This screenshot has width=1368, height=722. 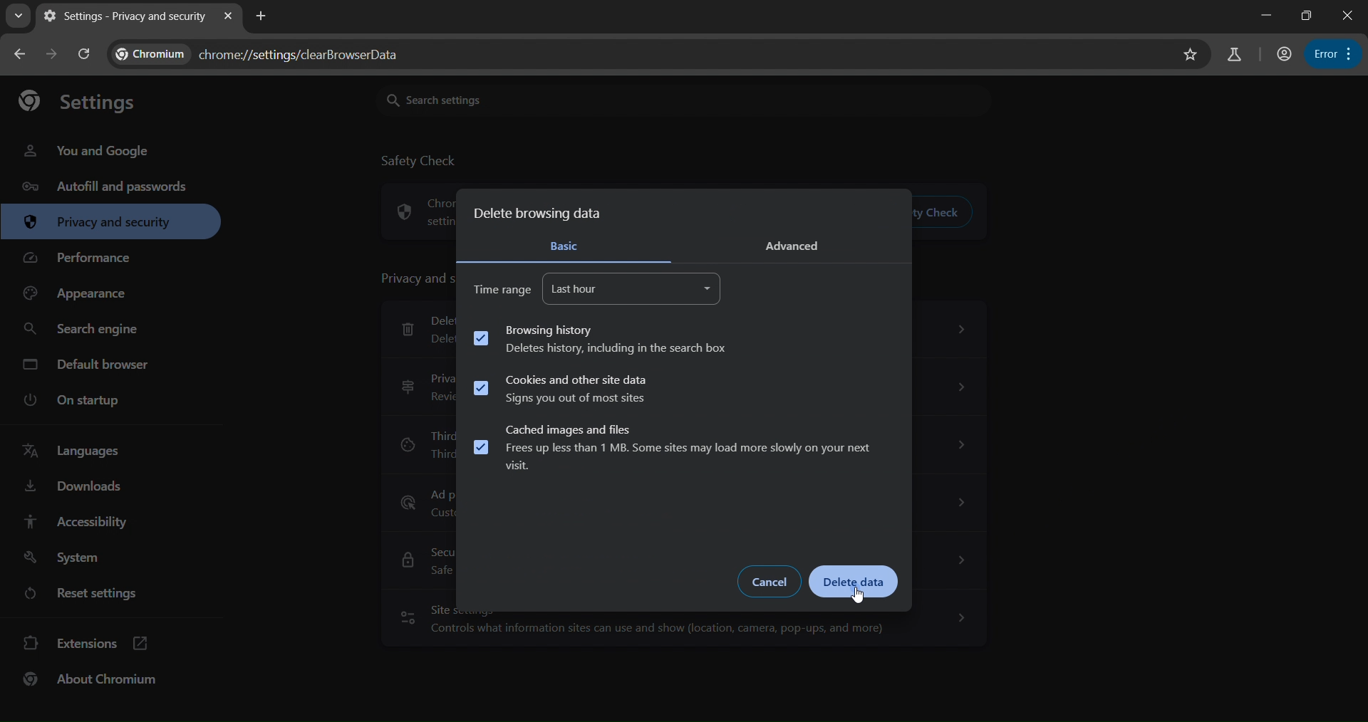 What do you see at coordinates (1190, 55) in the screenshot?
I see `bookmark page` at bounding box center [1190, 55].